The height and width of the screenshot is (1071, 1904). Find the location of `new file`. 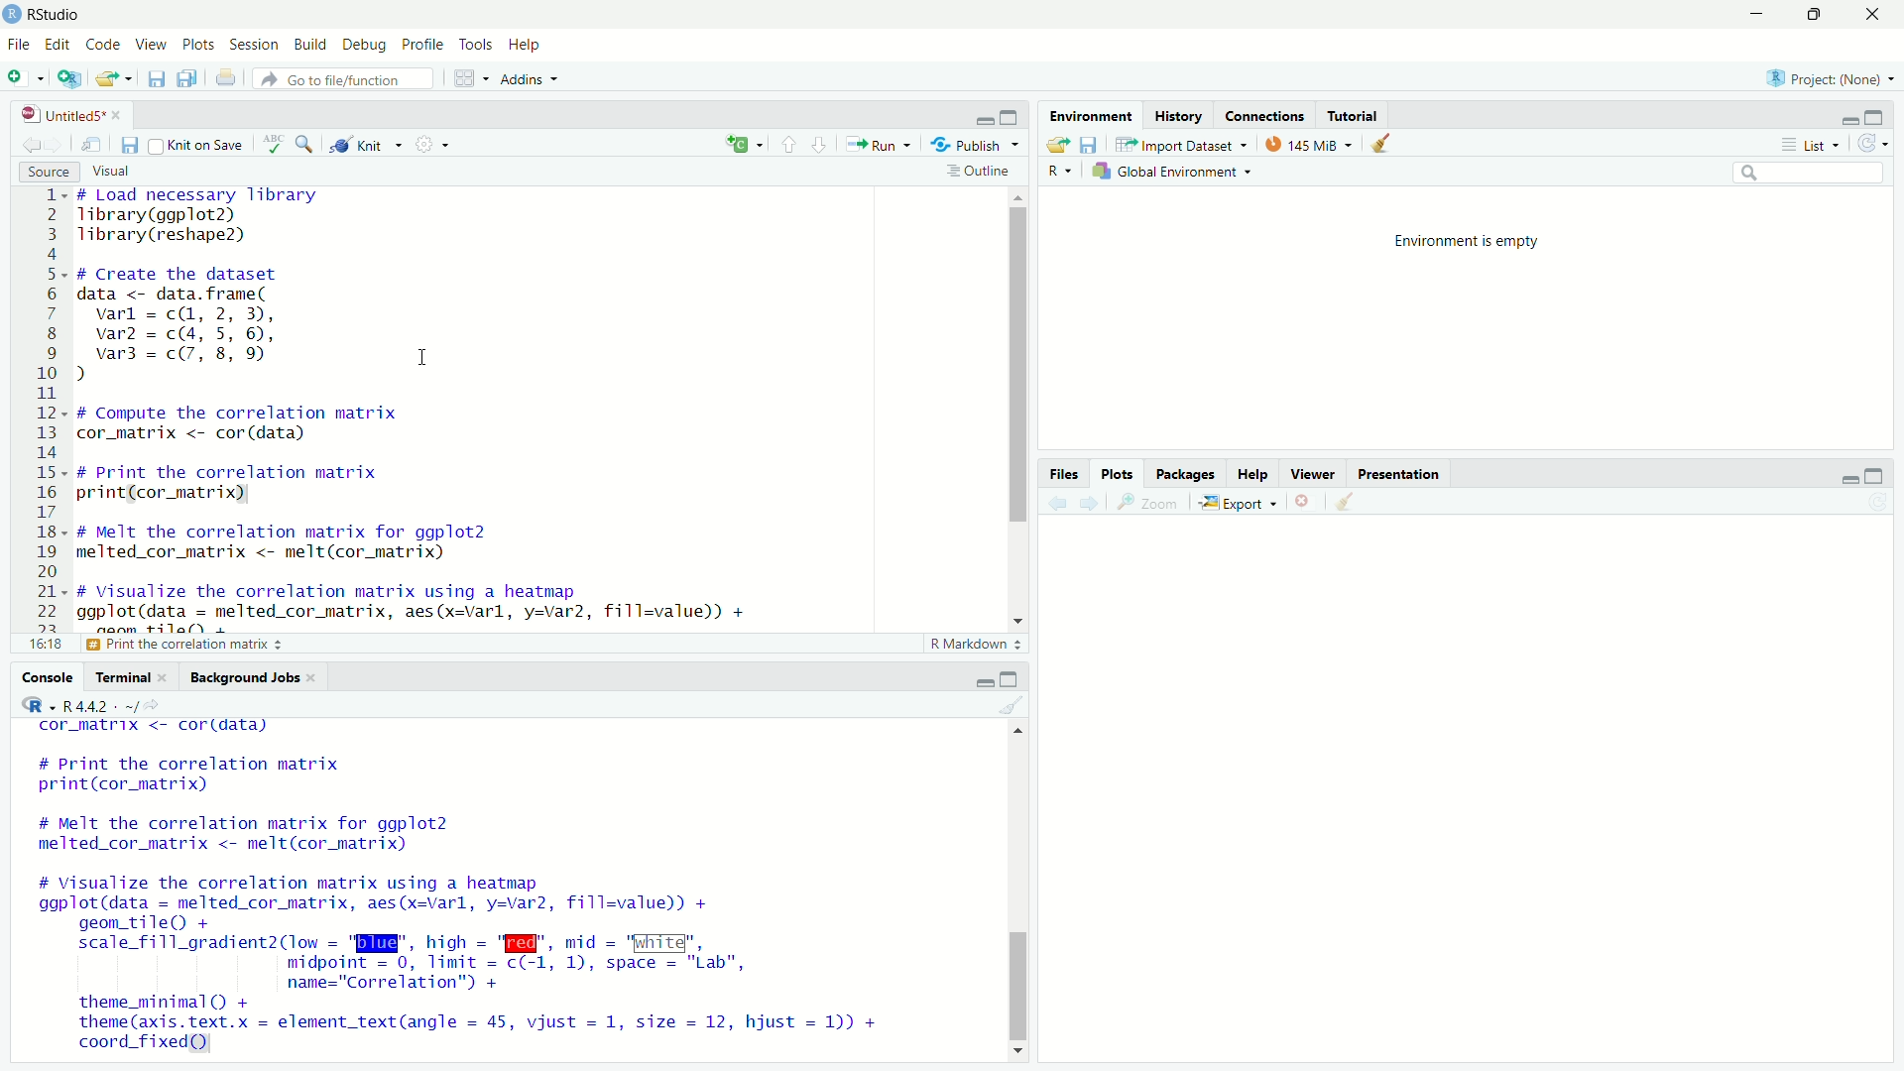

new file is located at coordinates (20, 78).